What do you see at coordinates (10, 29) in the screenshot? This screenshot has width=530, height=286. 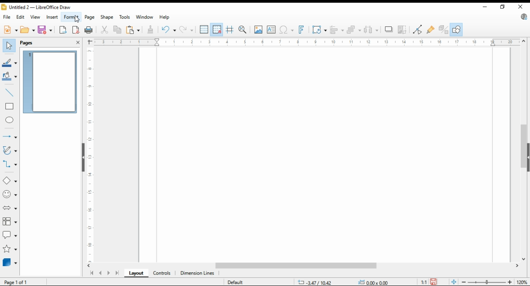 I see `new` at bounding box center [10, 29].